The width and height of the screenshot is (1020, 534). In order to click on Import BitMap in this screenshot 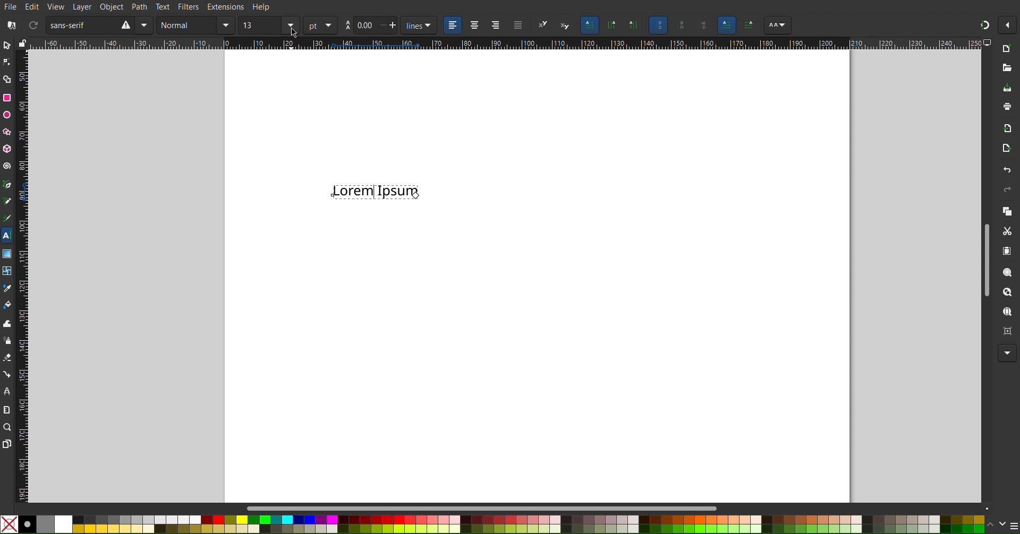, I will do `click(1005, 127)`.